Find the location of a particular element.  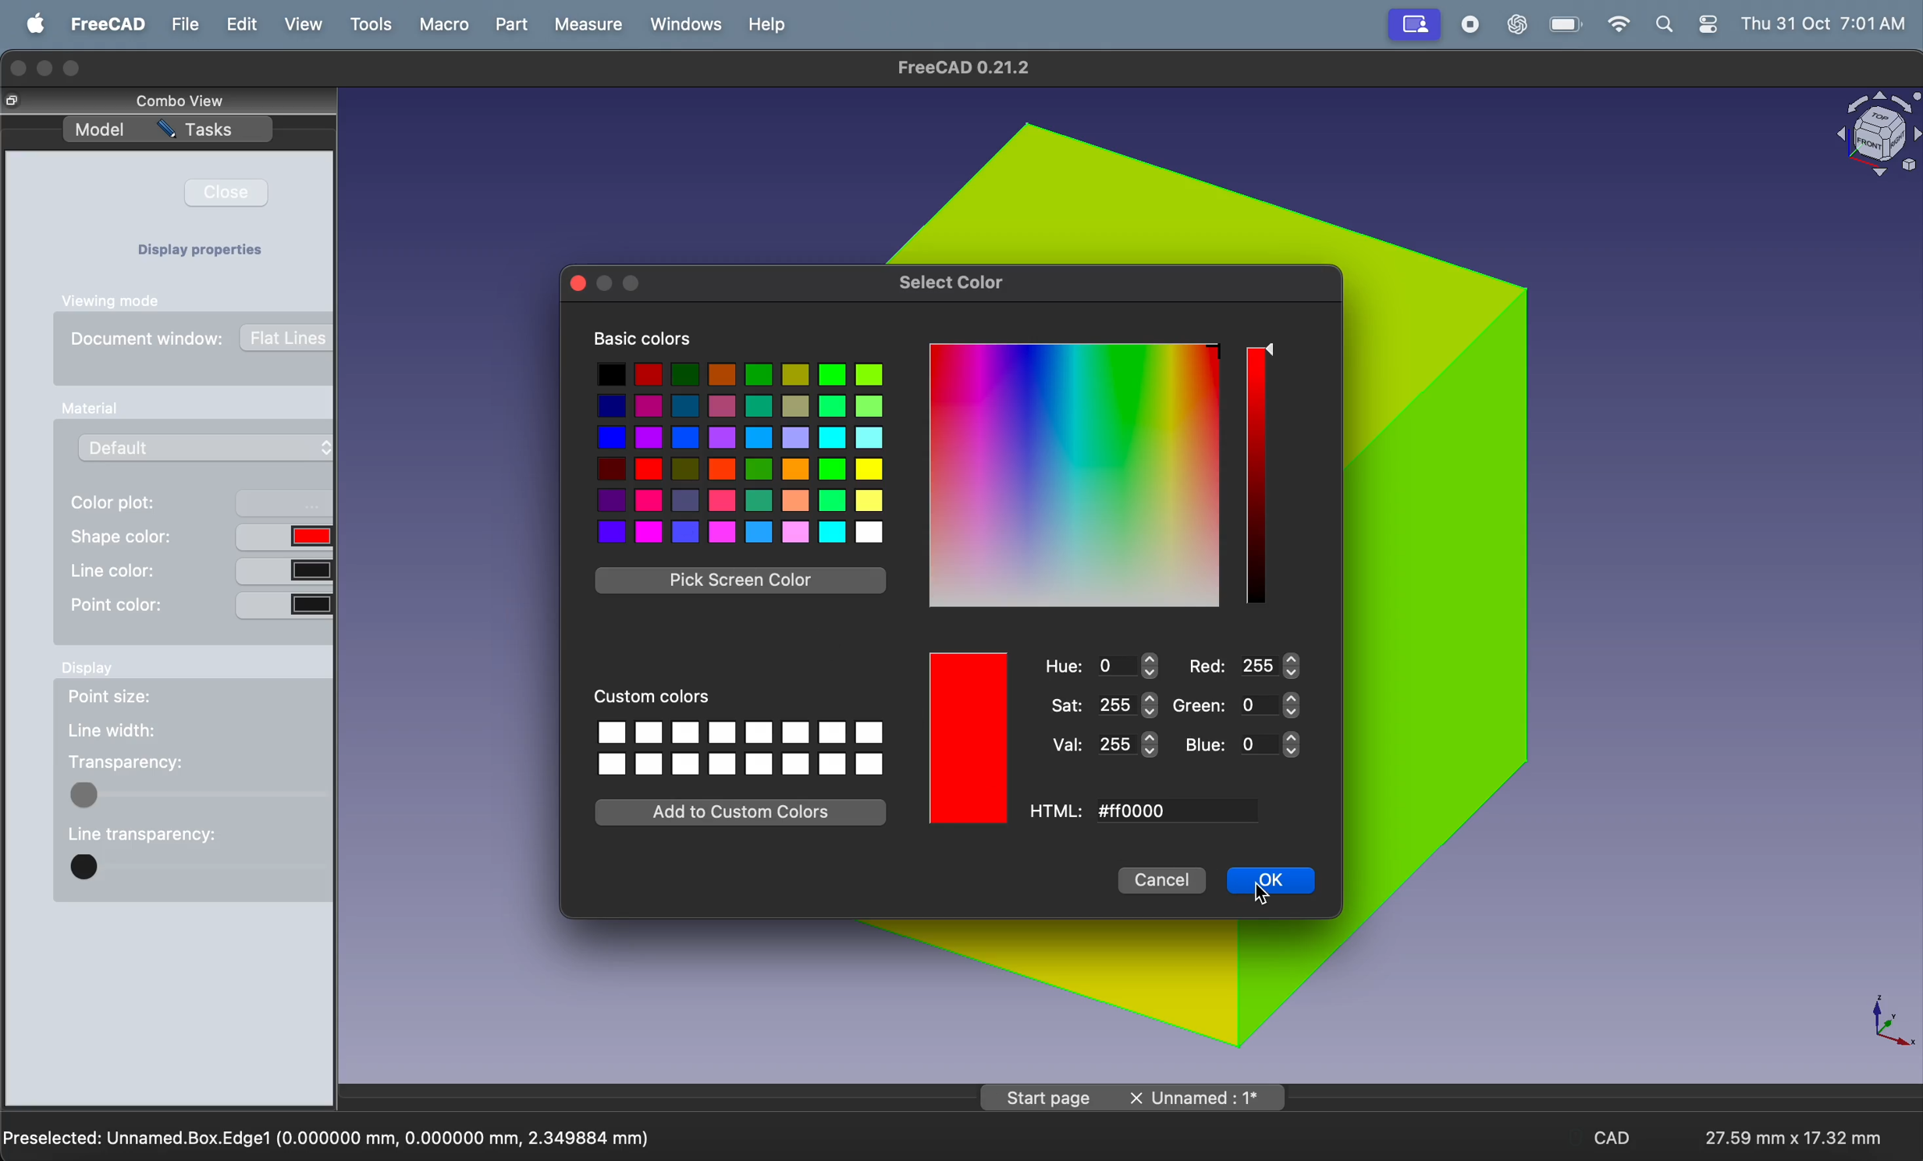

edit is located at coordinates (242, 26).